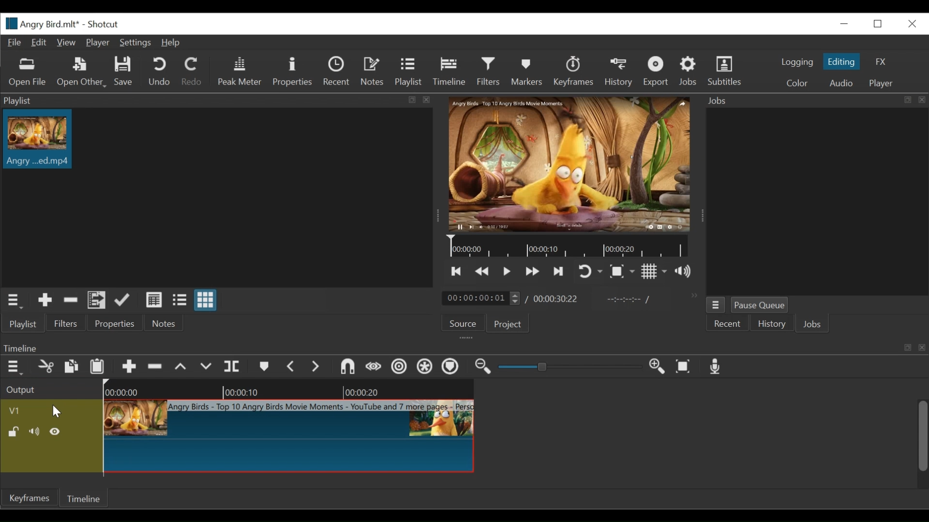 This screenshot has width=929, height=522. Describe the element at coordinates (39, 139) in the screenshot. I see `Clip` at that location.